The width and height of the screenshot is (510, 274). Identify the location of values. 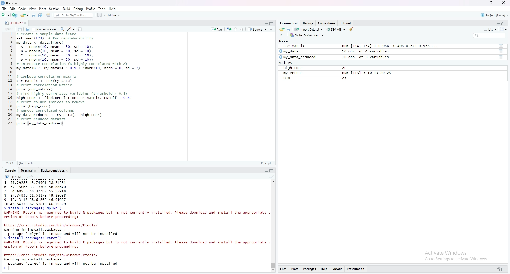
(287, 63).